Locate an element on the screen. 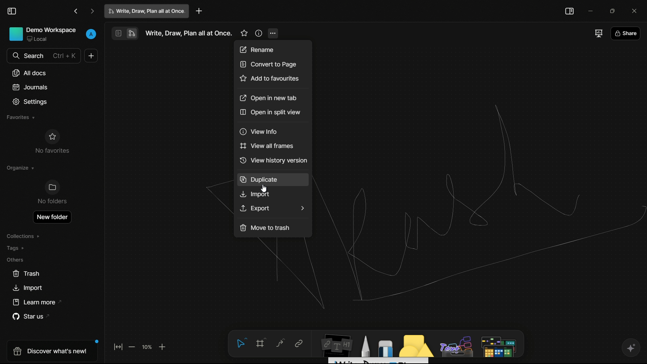 The image size is (647, 364). open new folder is located at coordinates (51, 217).